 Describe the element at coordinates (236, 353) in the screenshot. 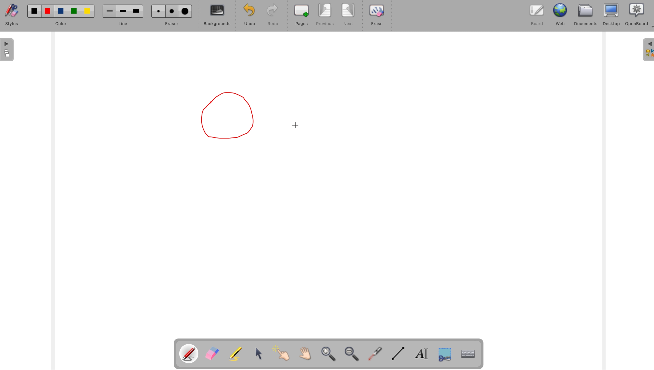

I see `highlight` at that location.